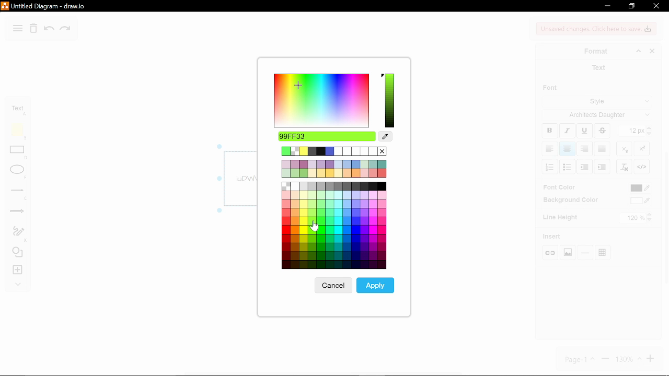  Describe the element at coordinates (568, 148) in the screenshot. I see `align center` at that location.